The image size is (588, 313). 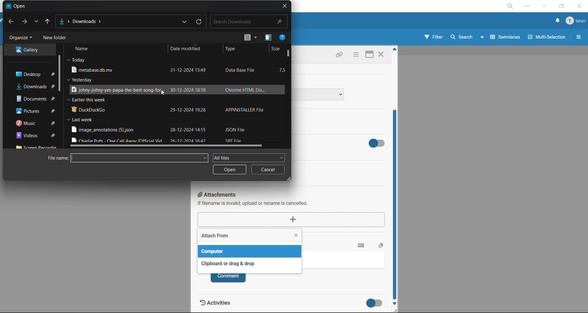 What do you see at coordinates (248, 157) in the screenshot?
I see `all files` at bounding box center [248, 157].